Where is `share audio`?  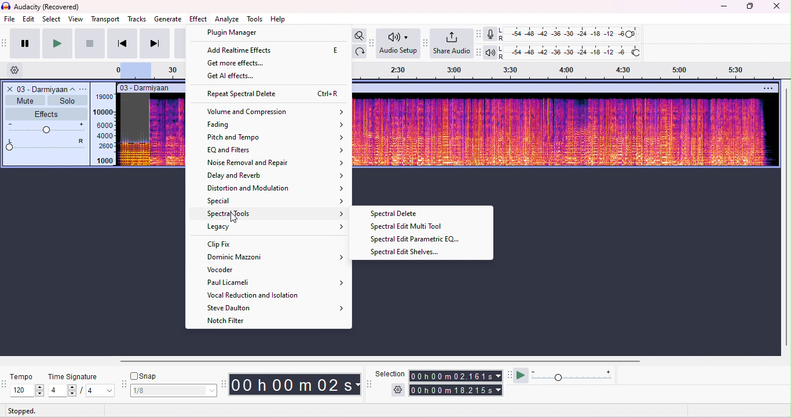 share audio is located at coordinates (451, 43).